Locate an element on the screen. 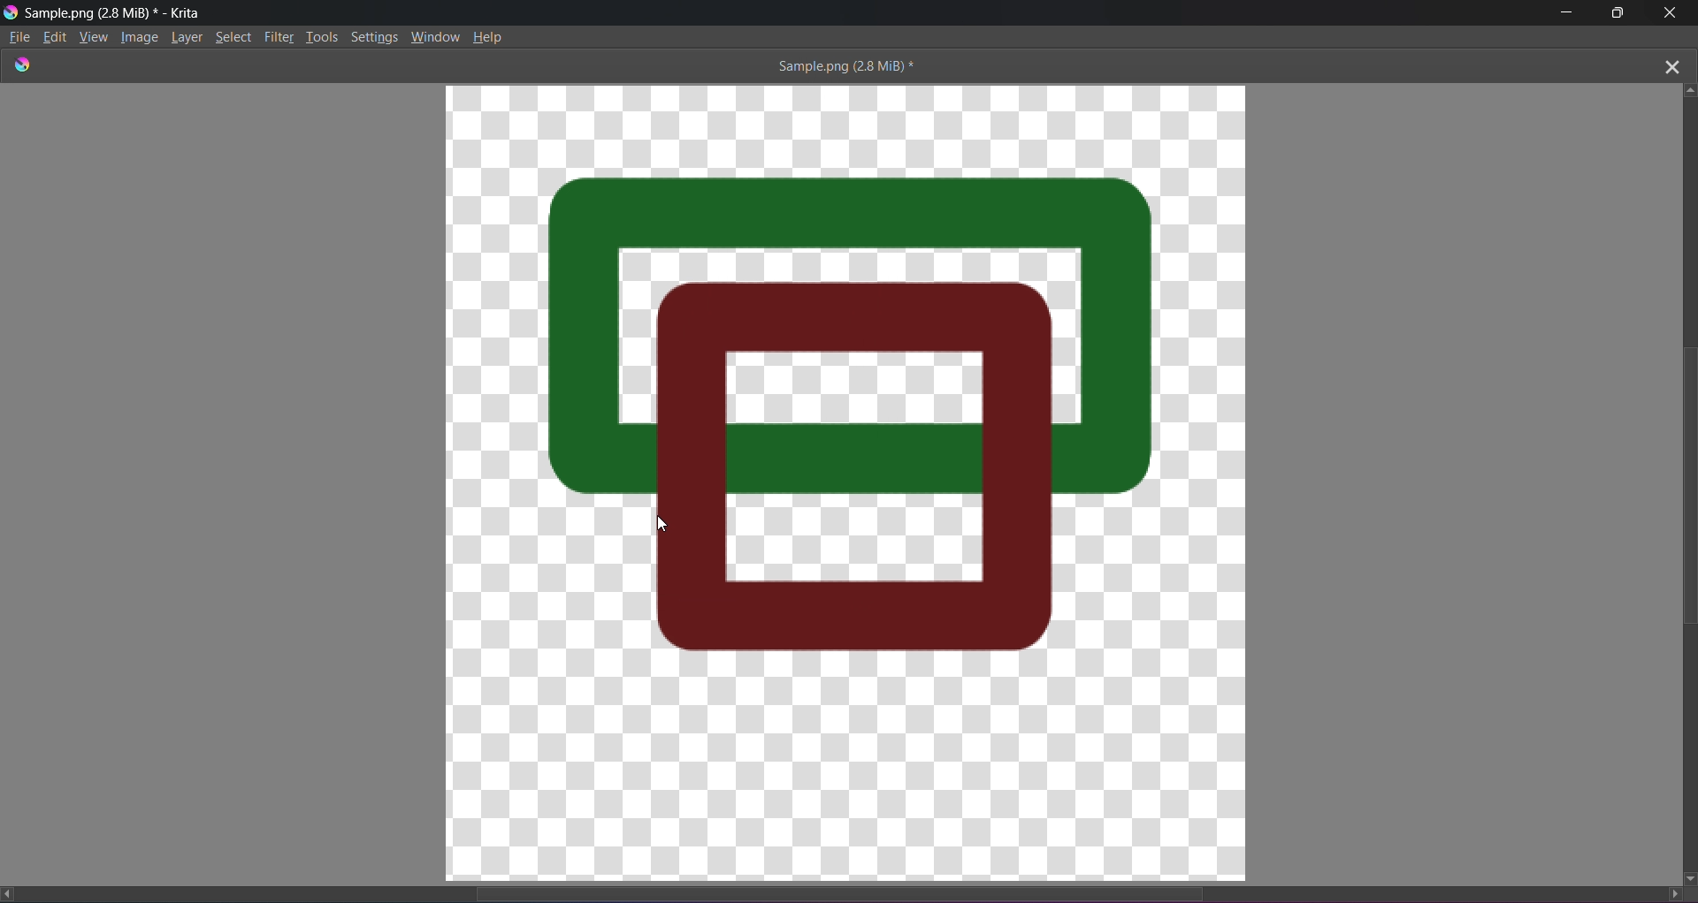 Image resolution: width=1698 pixels, height=903 pixels. Layer is located at coordinates (190, 36).